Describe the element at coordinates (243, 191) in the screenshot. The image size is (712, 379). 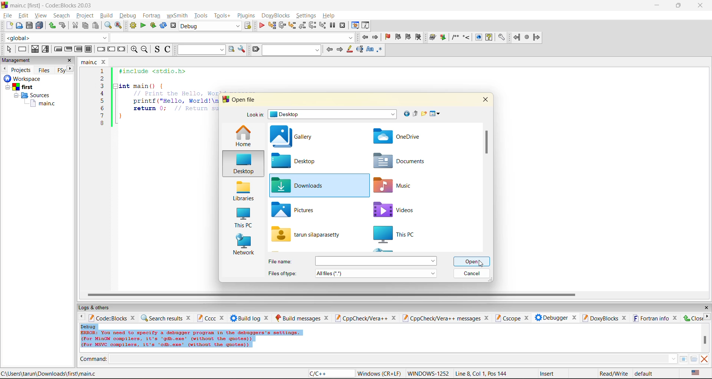
I see `libraries` at that location.